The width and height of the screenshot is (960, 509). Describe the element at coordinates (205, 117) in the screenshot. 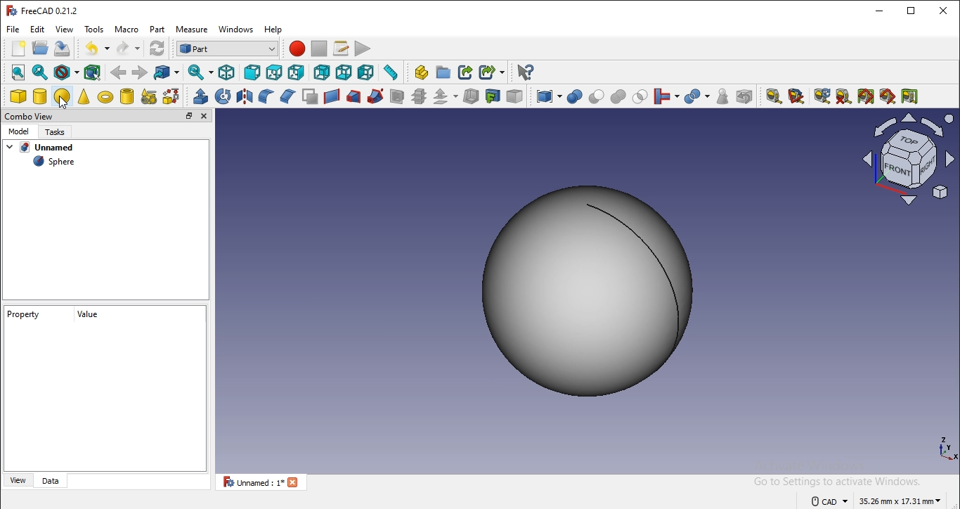

I see `close` at that location.